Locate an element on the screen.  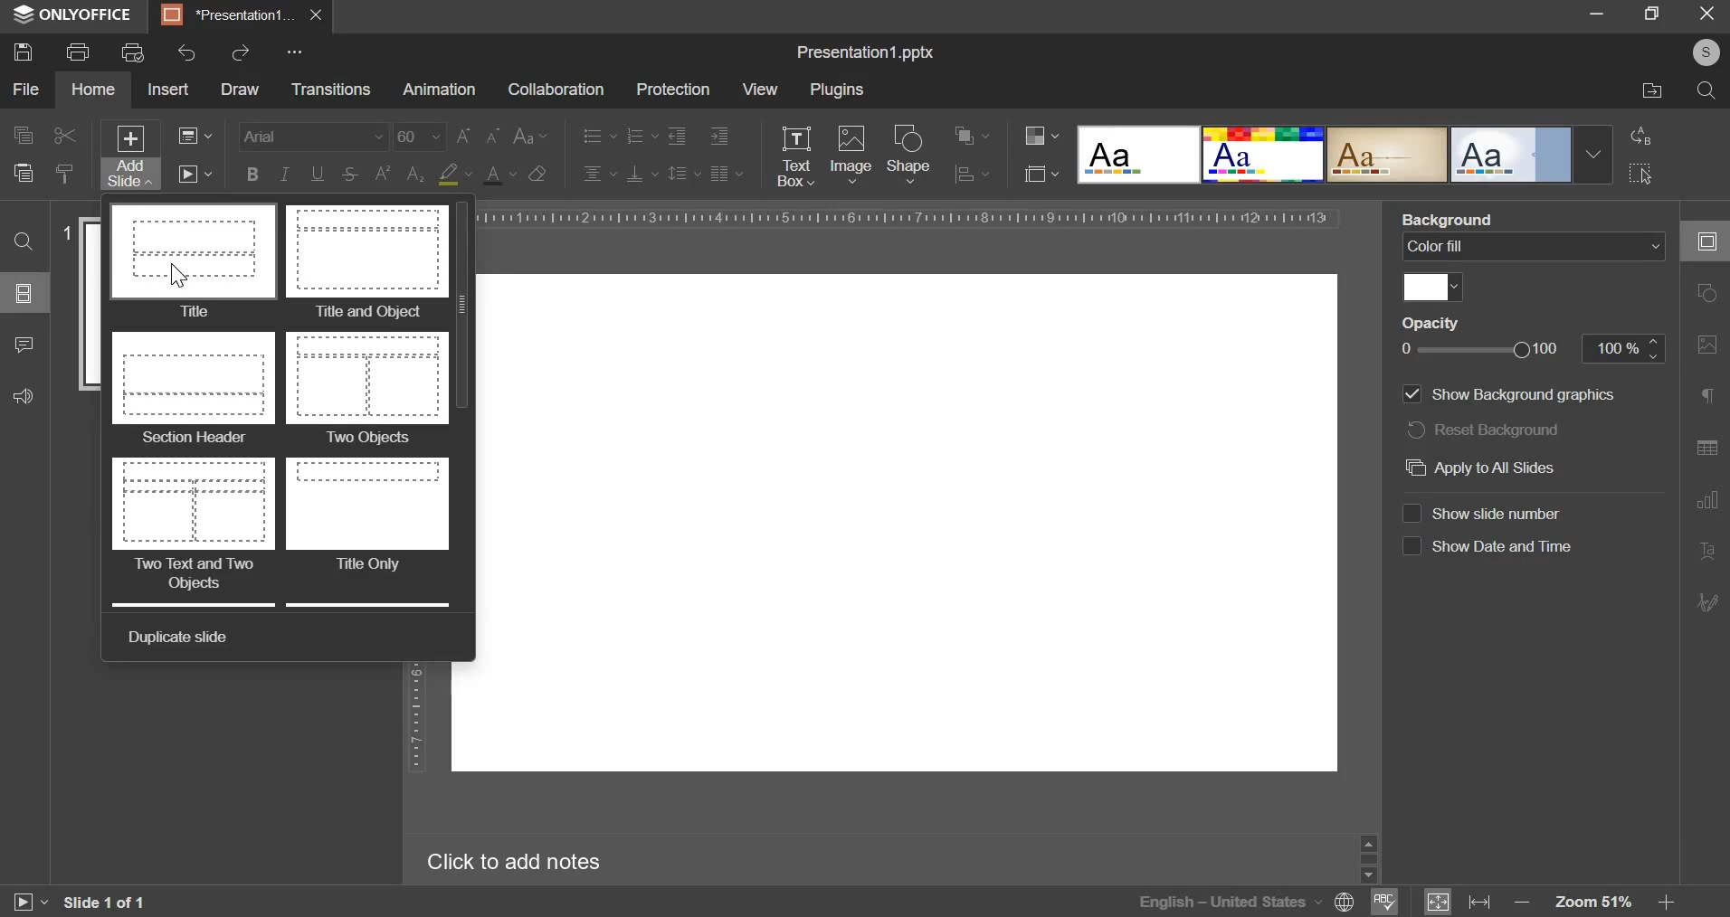
horizontal alignment is located at coordinates (599, 171).